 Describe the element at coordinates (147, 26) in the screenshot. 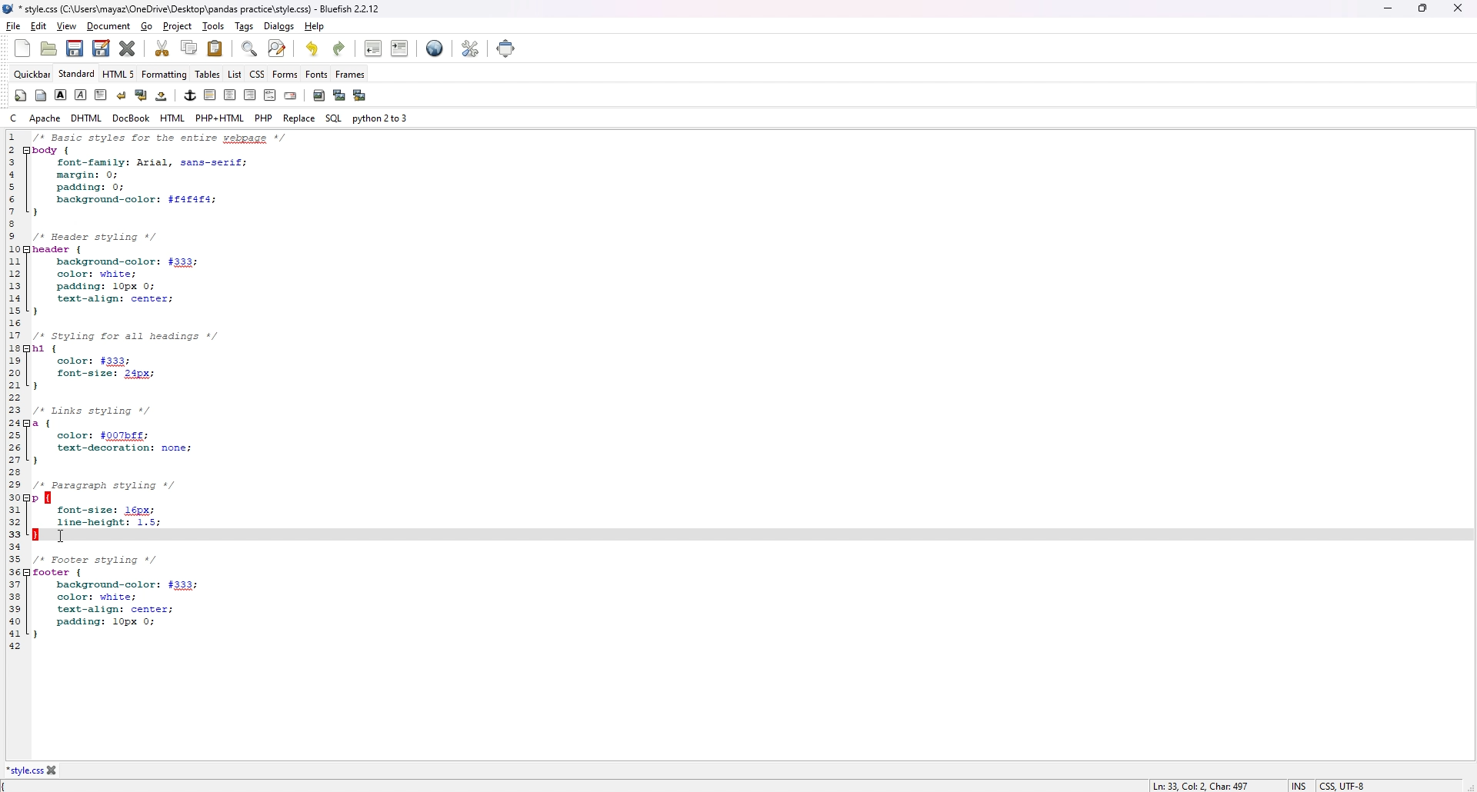

I see `go` at that location.